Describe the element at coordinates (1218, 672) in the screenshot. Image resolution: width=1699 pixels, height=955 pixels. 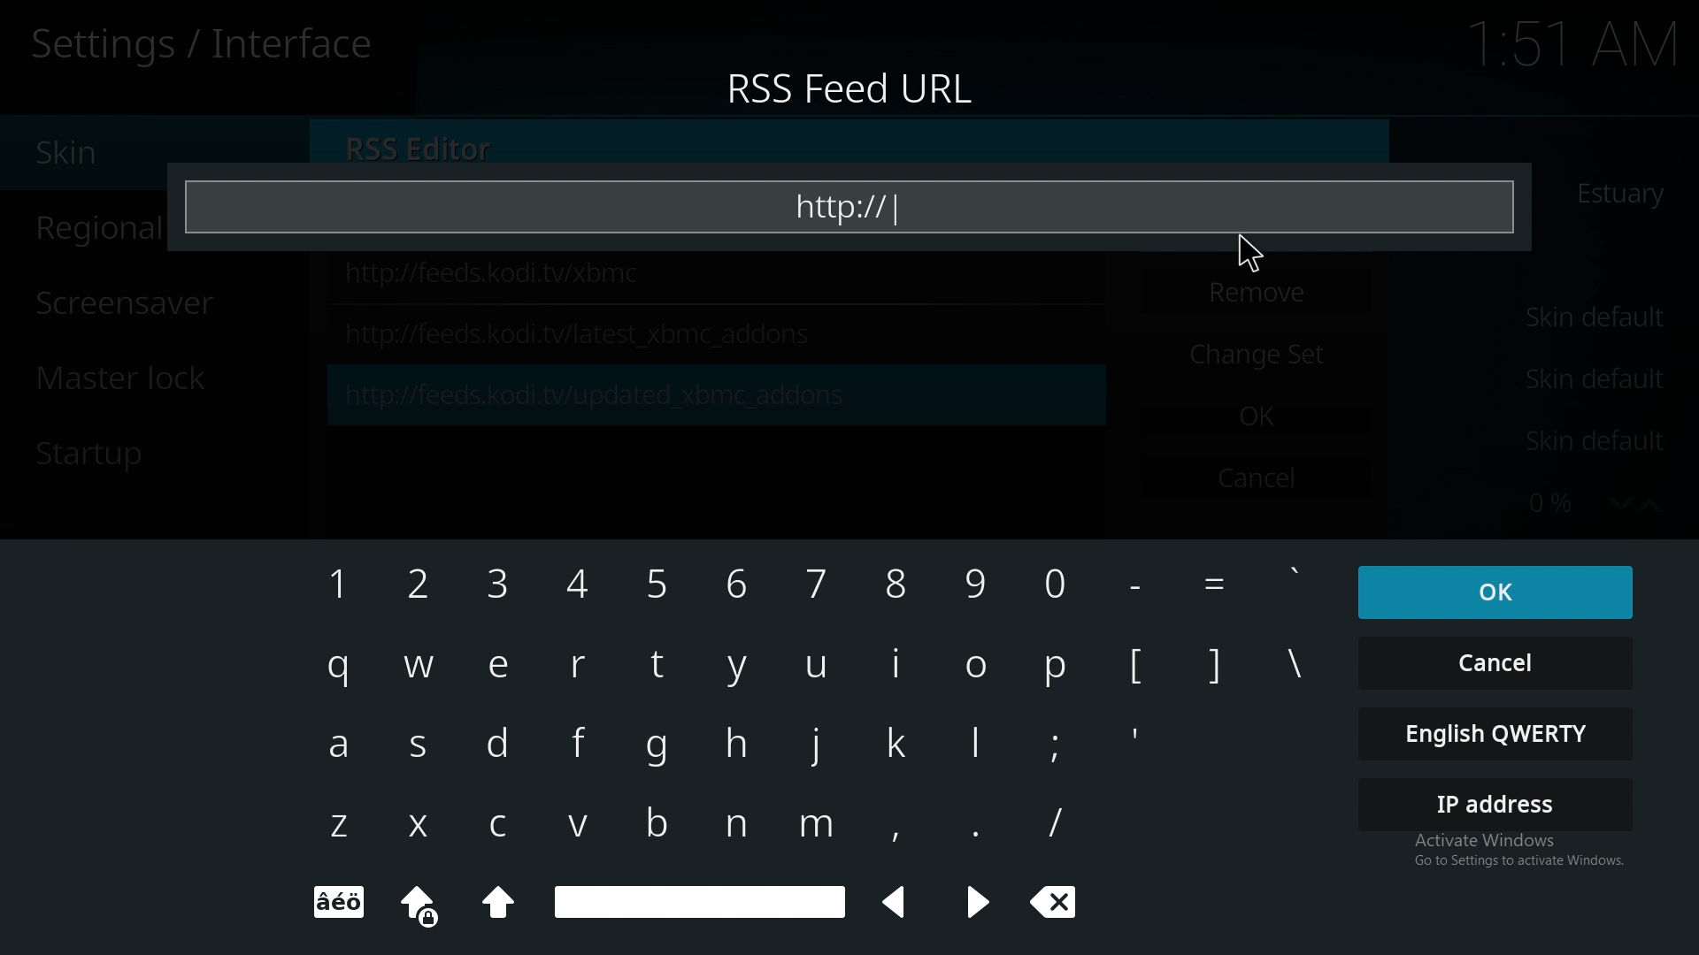
I see `]` at that location.